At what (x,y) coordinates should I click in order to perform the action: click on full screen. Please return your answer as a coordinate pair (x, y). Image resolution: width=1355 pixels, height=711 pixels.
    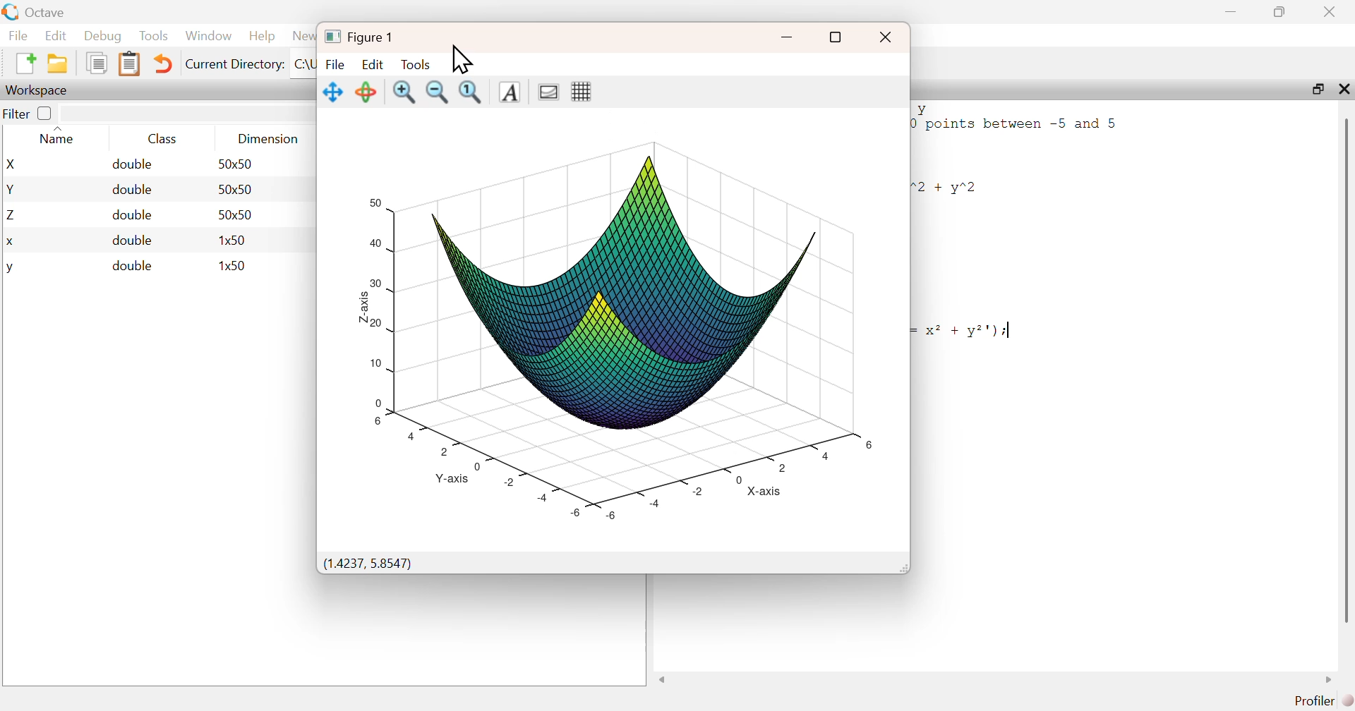
    Looking at the image, I should click on (834, 37).